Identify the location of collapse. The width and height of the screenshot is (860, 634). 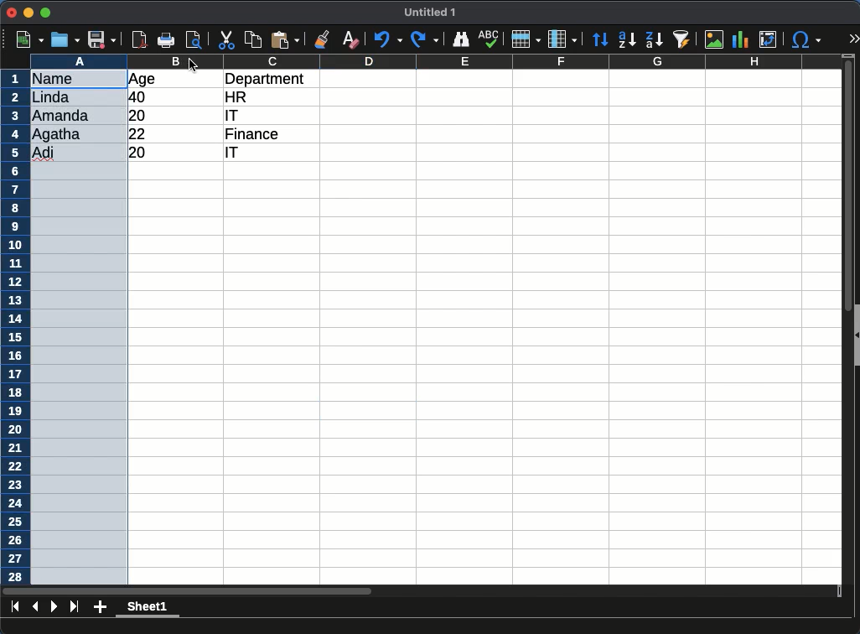
(855, 334).